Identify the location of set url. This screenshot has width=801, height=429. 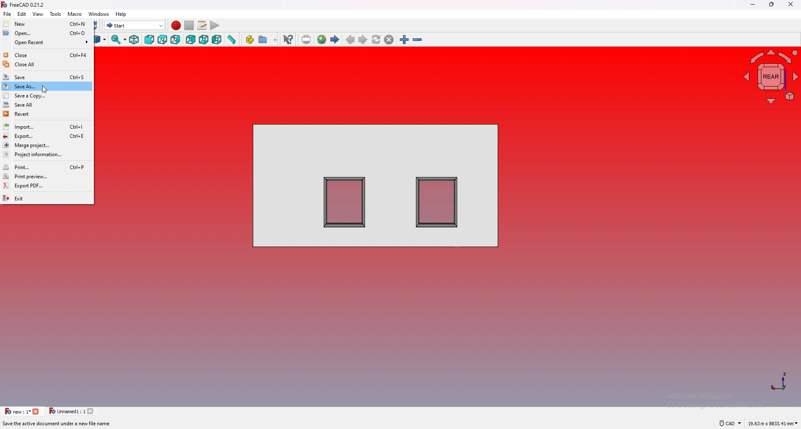
(306, 39).